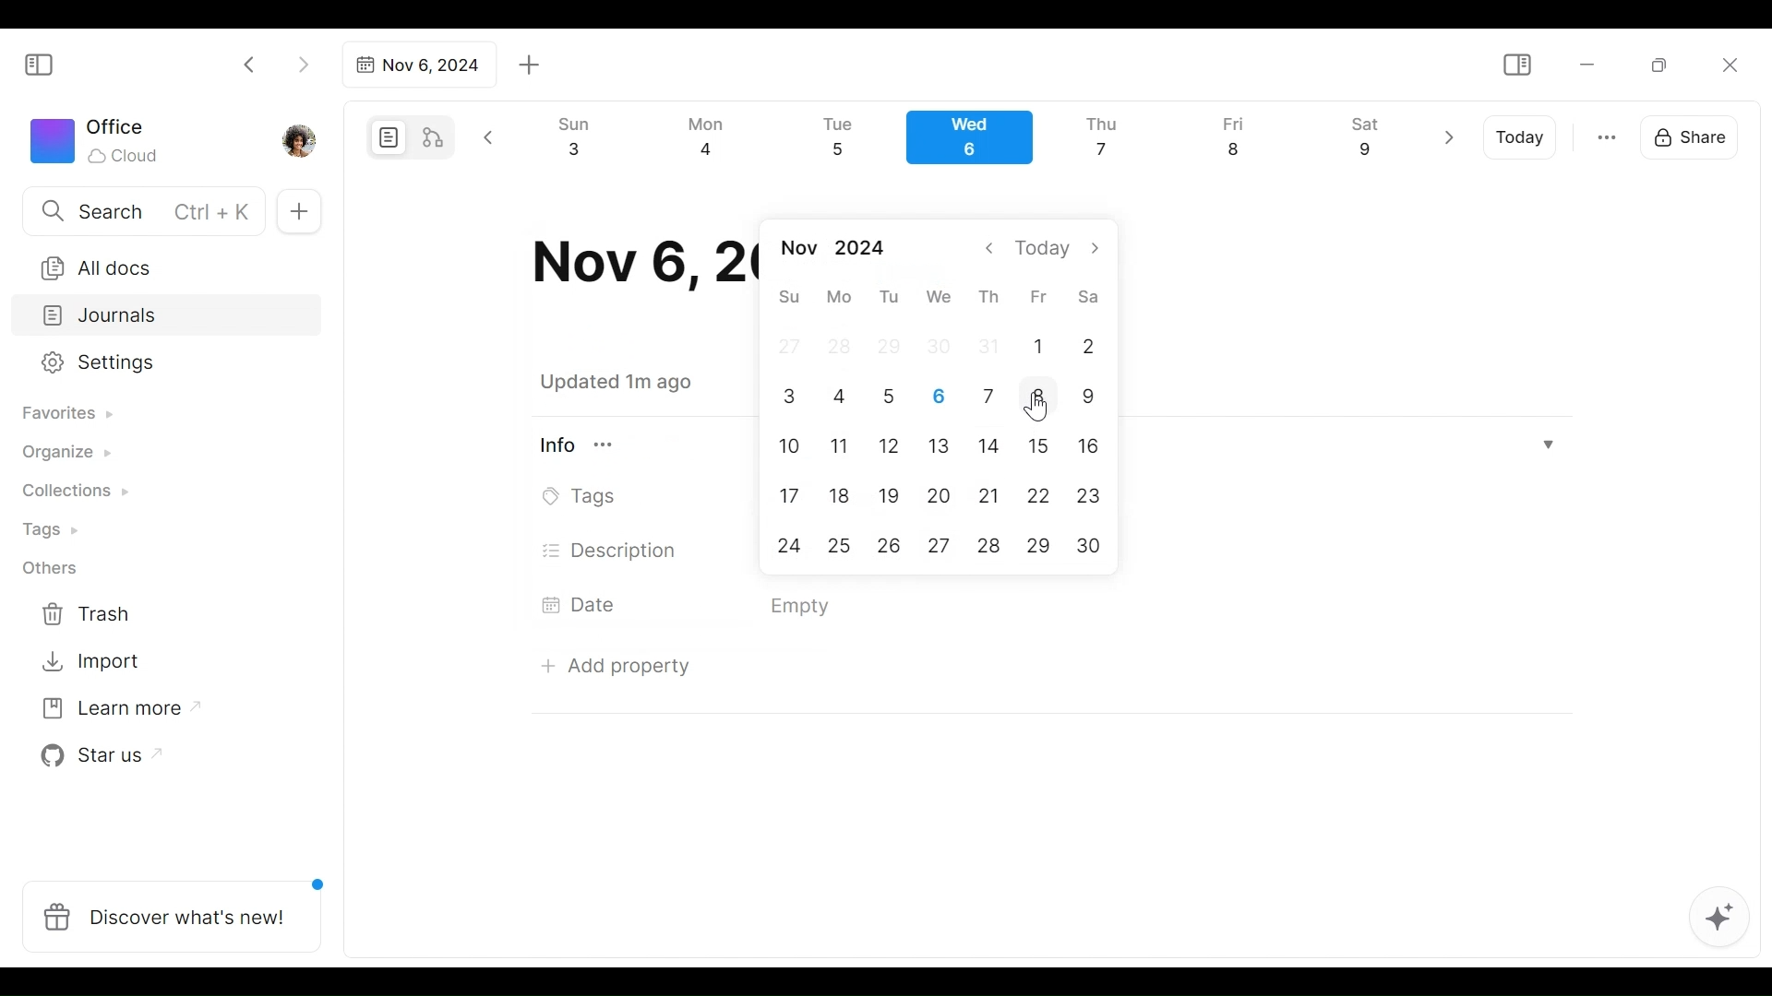 The width and height of the screenshot is (1772, 996). What do you see at coordinates (73, 493) in the screenshot?
I see `Collections` at bounding box center [73, 493].